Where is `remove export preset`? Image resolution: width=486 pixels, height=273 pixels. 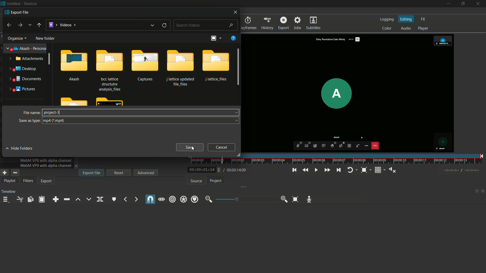 remove export preset is located at coordinates (15, 173).